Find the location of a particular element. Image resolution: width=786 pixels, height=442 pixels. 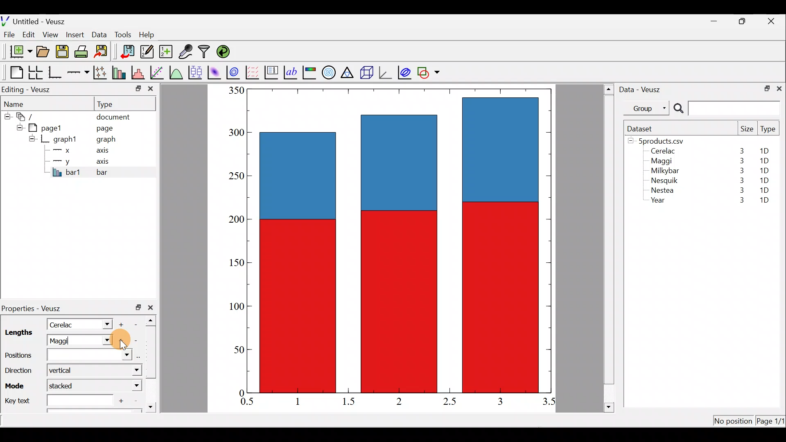

Nesquik is located at coordinates (663, 180).